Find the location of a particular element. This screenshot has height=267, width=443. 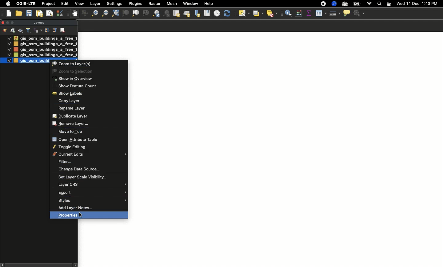

Checked is located at coordinates (9, 43).